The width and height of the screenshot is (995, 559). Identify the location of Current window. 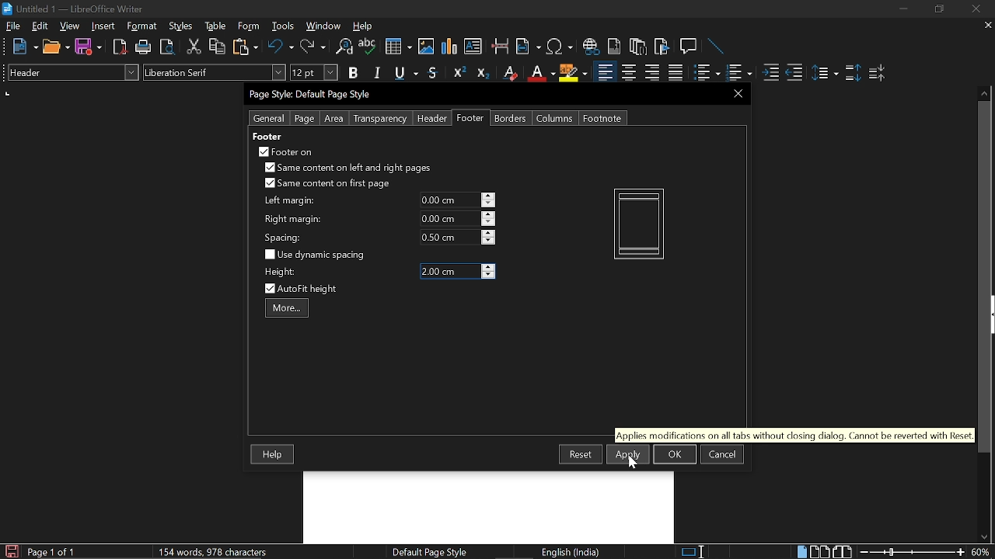
(312, 95).